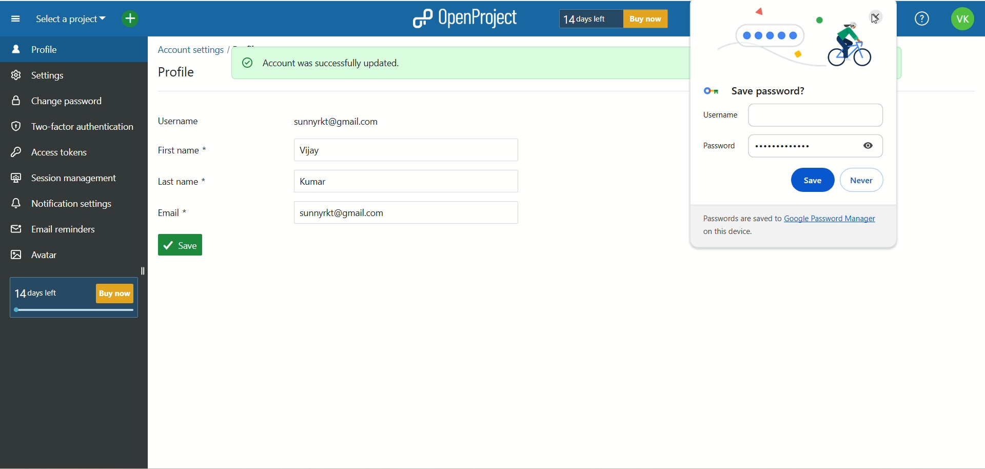 This screenshot has height=469, width=985. What do you see at coordinates (867, 180) in the screenshot?
I see `never` at bounding box center [867, 180].